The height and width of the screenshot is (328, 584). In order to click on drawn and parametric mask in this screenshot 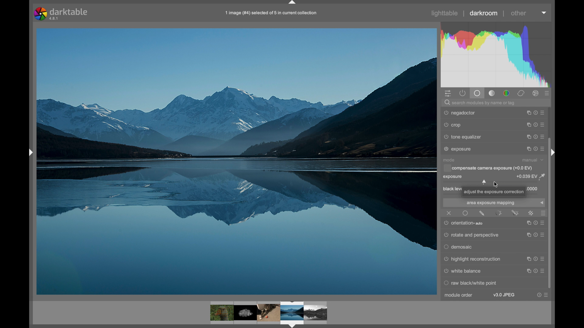, I will do `click(515, 213)`.